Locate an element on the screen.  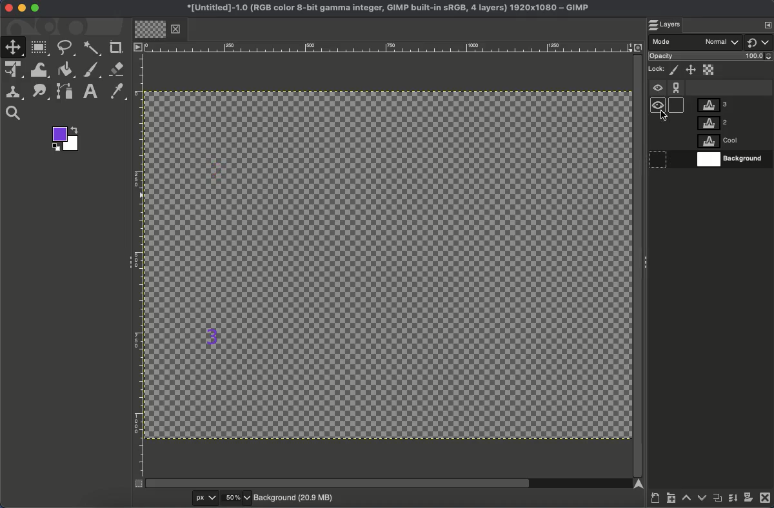
Raise layer is located at coordinates (687, 501).